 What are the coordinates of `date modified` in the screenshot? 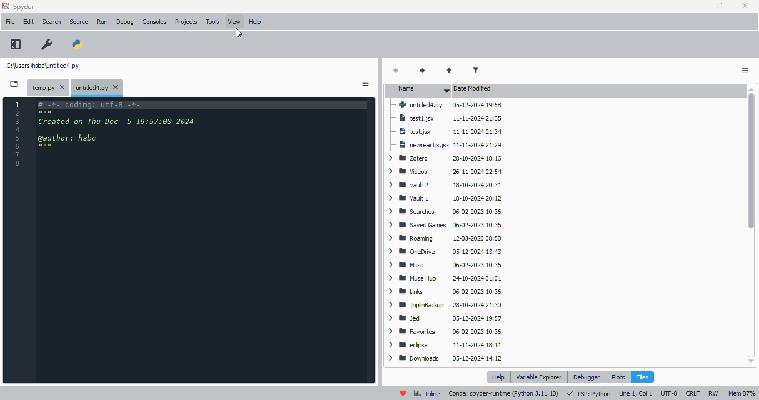 It's located at (473, 88).